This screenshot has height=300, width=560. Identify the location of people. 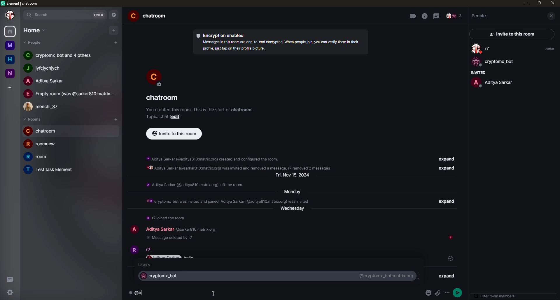
(482, 49).